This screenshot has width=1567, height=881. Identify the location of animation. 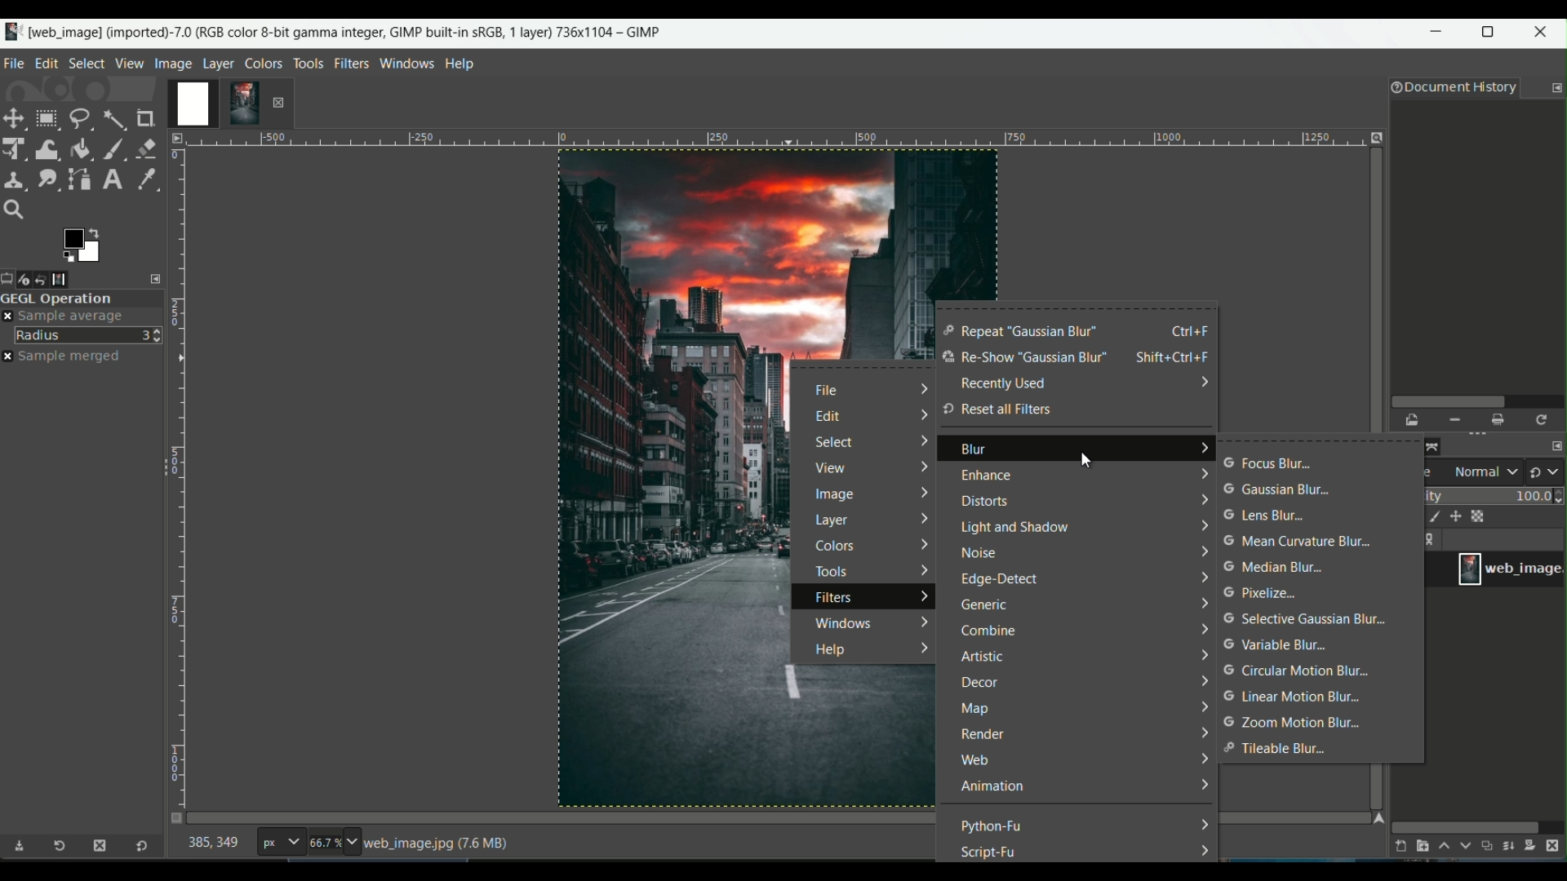
(992, 787).